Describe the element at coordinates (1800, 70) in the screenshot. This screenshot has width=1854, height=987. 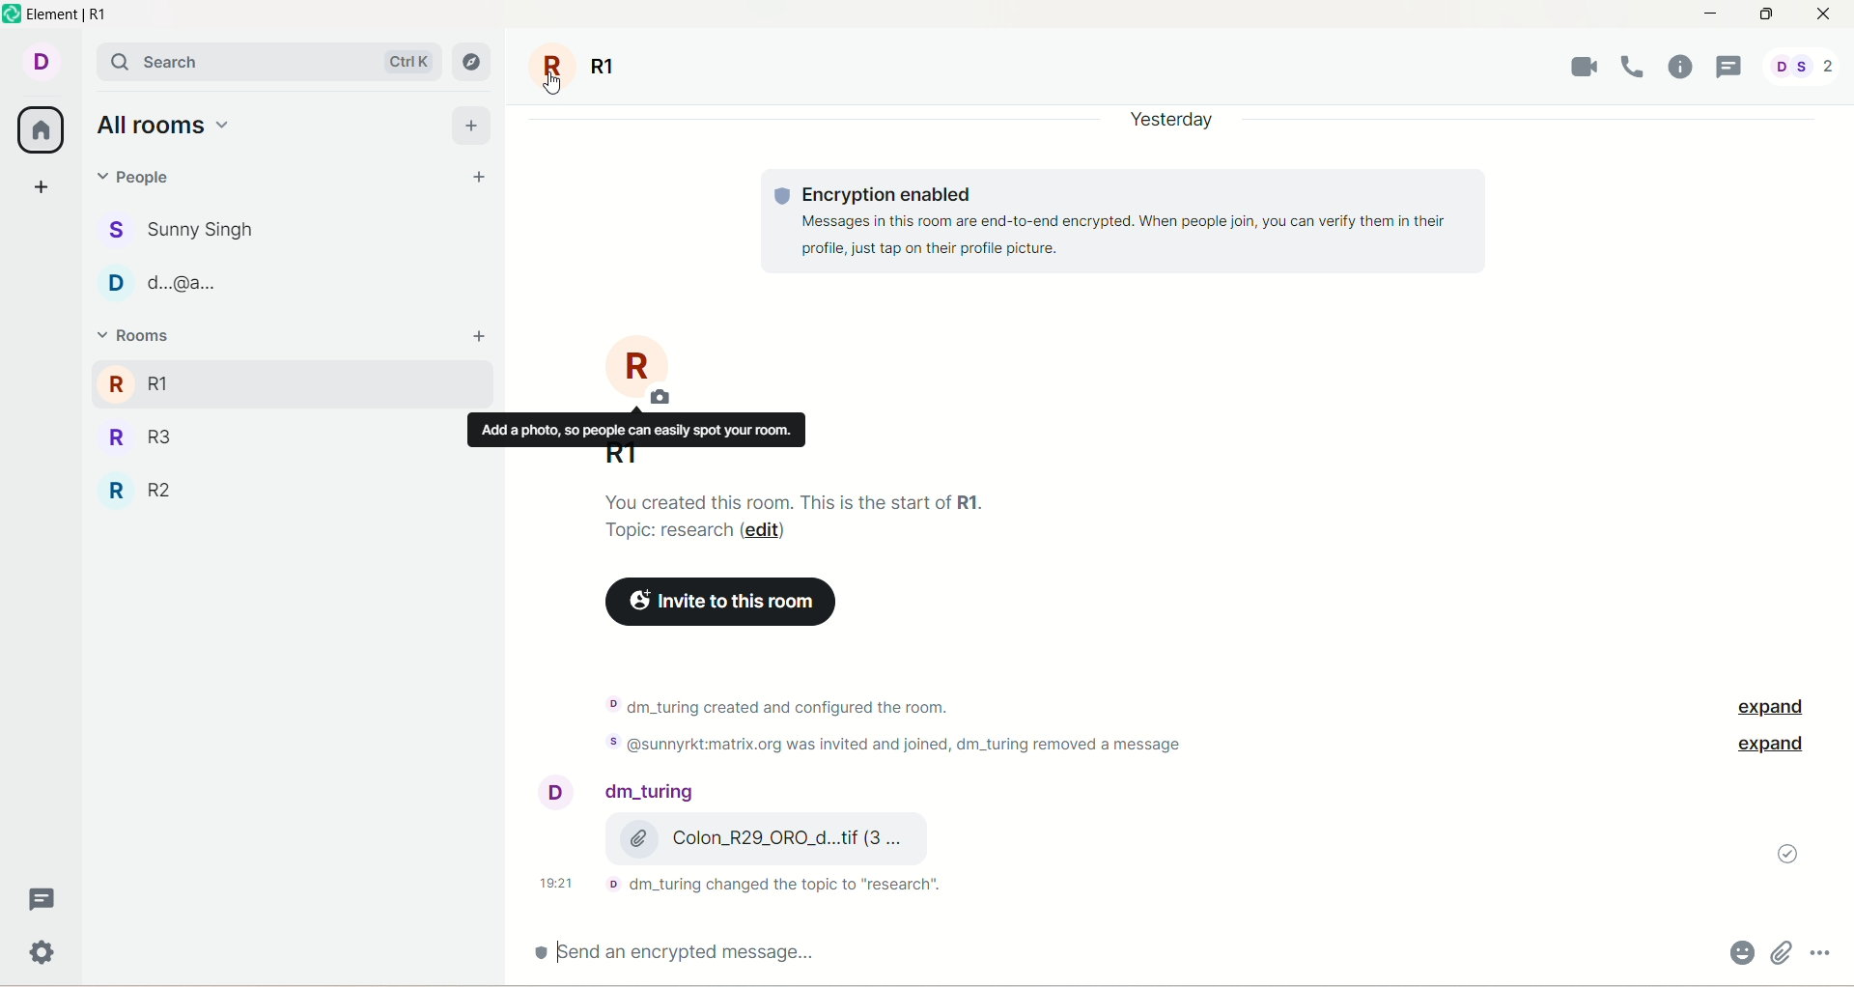
I see `account` at that location.